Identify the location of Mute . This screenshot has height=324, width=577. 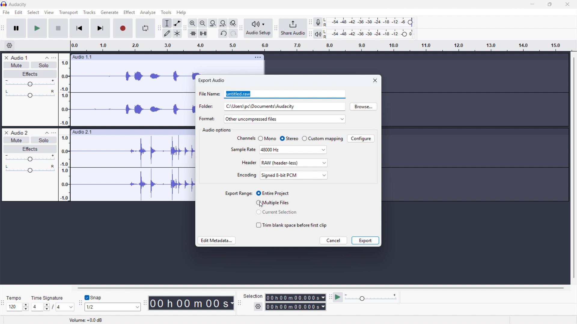
(17, 140).